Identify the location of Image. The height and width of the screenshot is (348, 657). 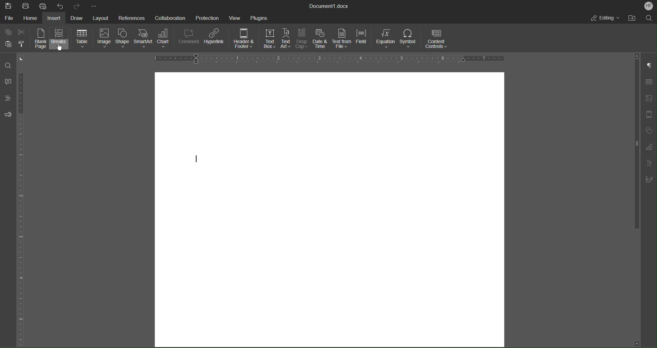
(104, 39).